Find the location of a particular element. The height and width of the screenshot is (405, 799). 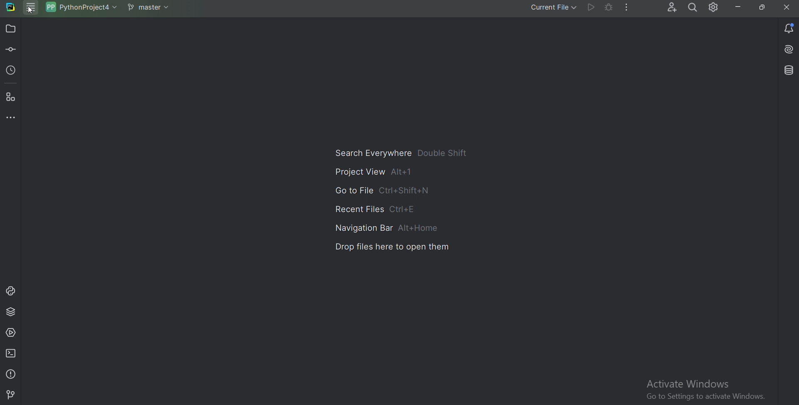

Project name is located at coordinates (82, 8).